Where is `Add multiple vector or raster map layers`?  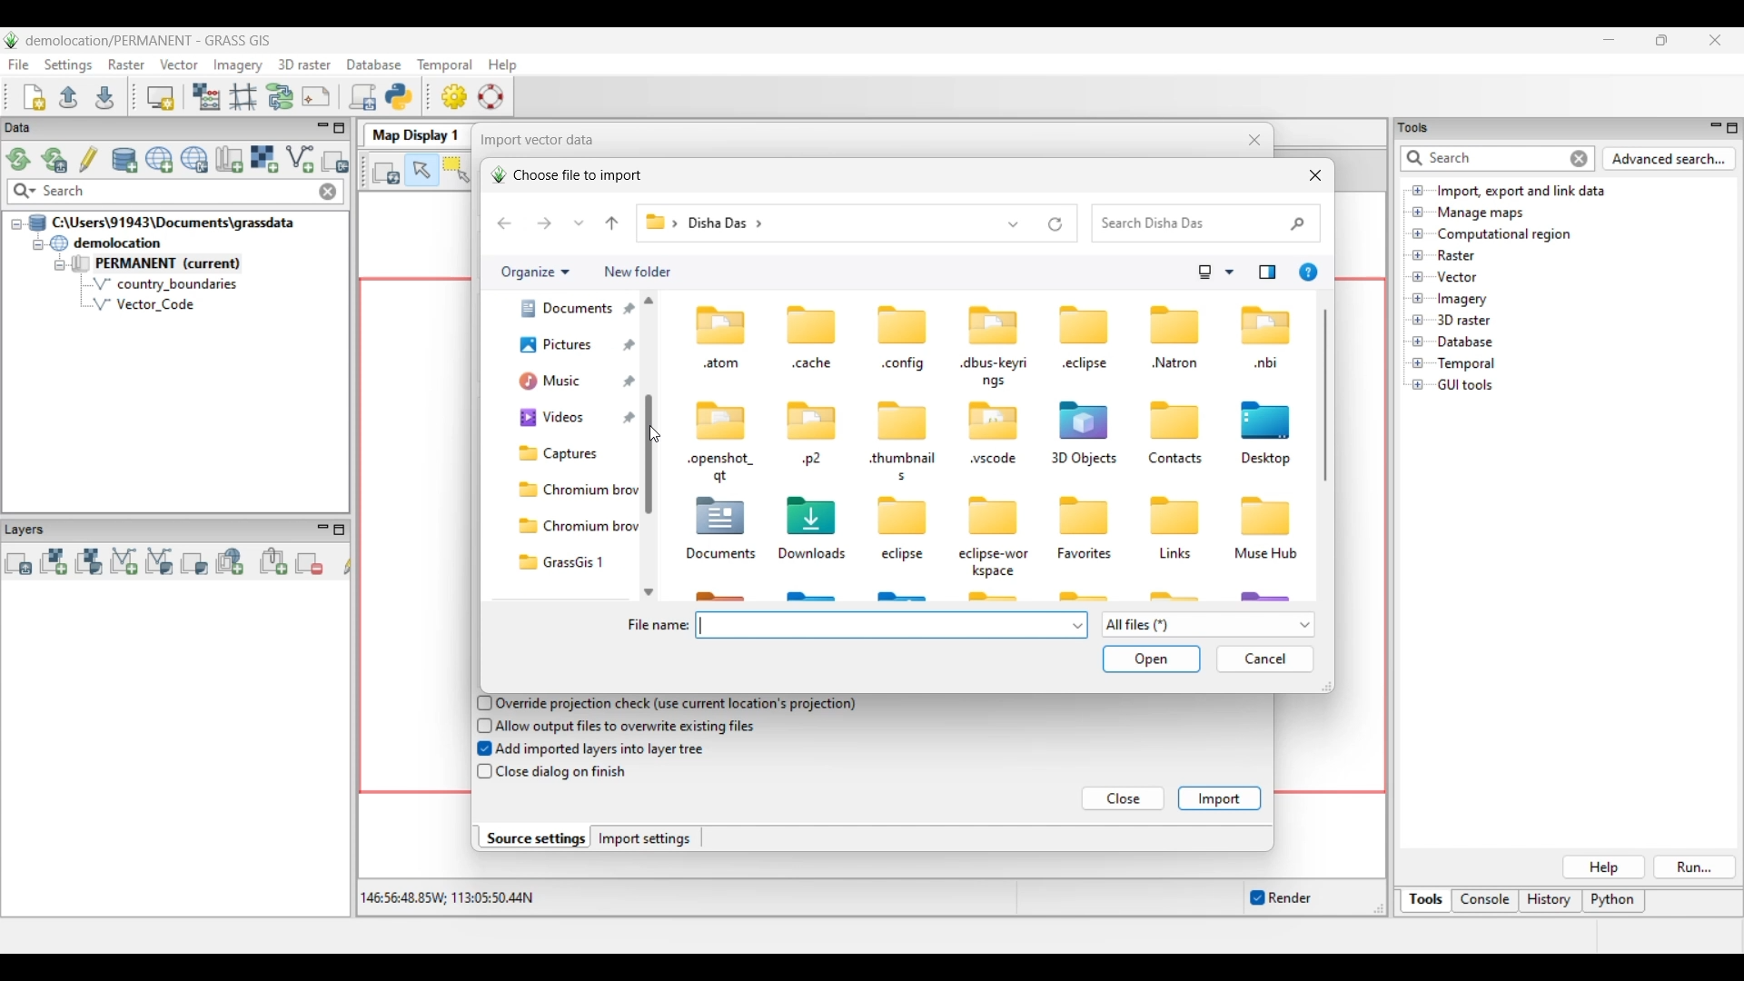 Add multiple vector or raster map layers is located at coordinates (18, 563).